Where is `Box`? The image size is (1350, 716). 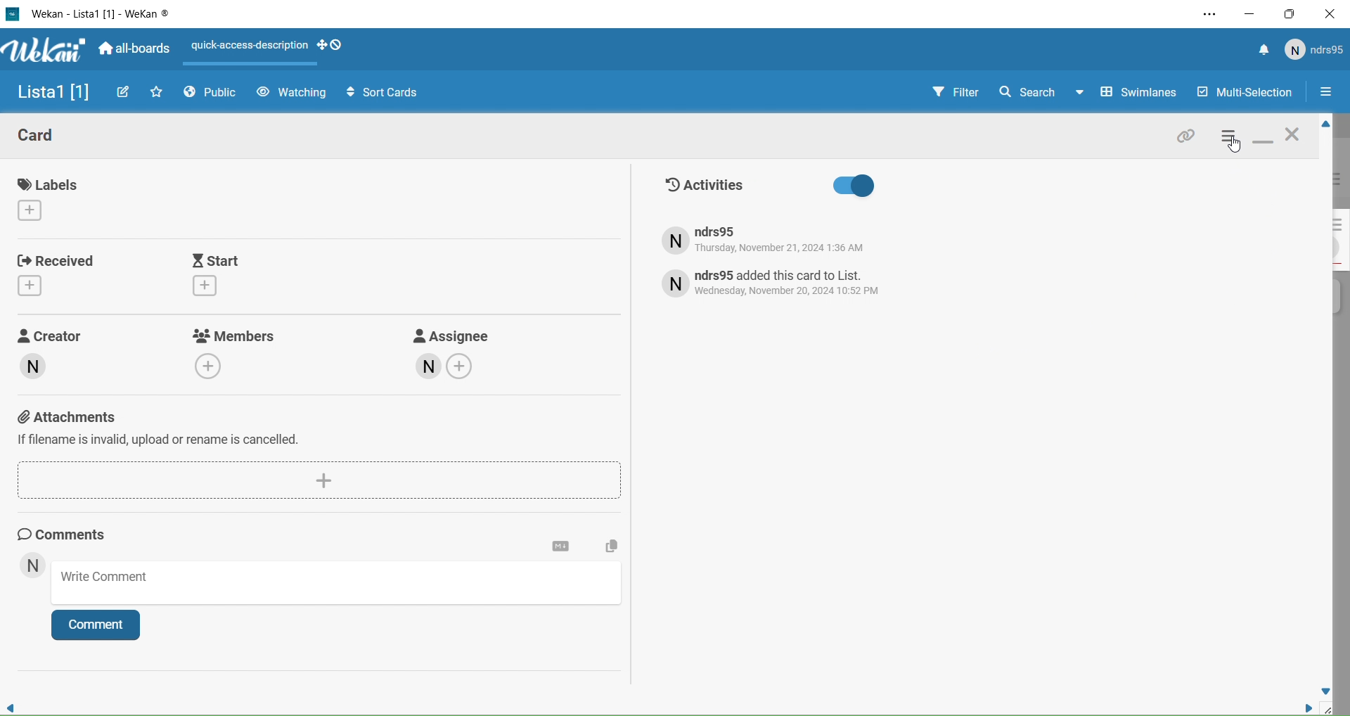
Box is located at coordinates (1288, 15).